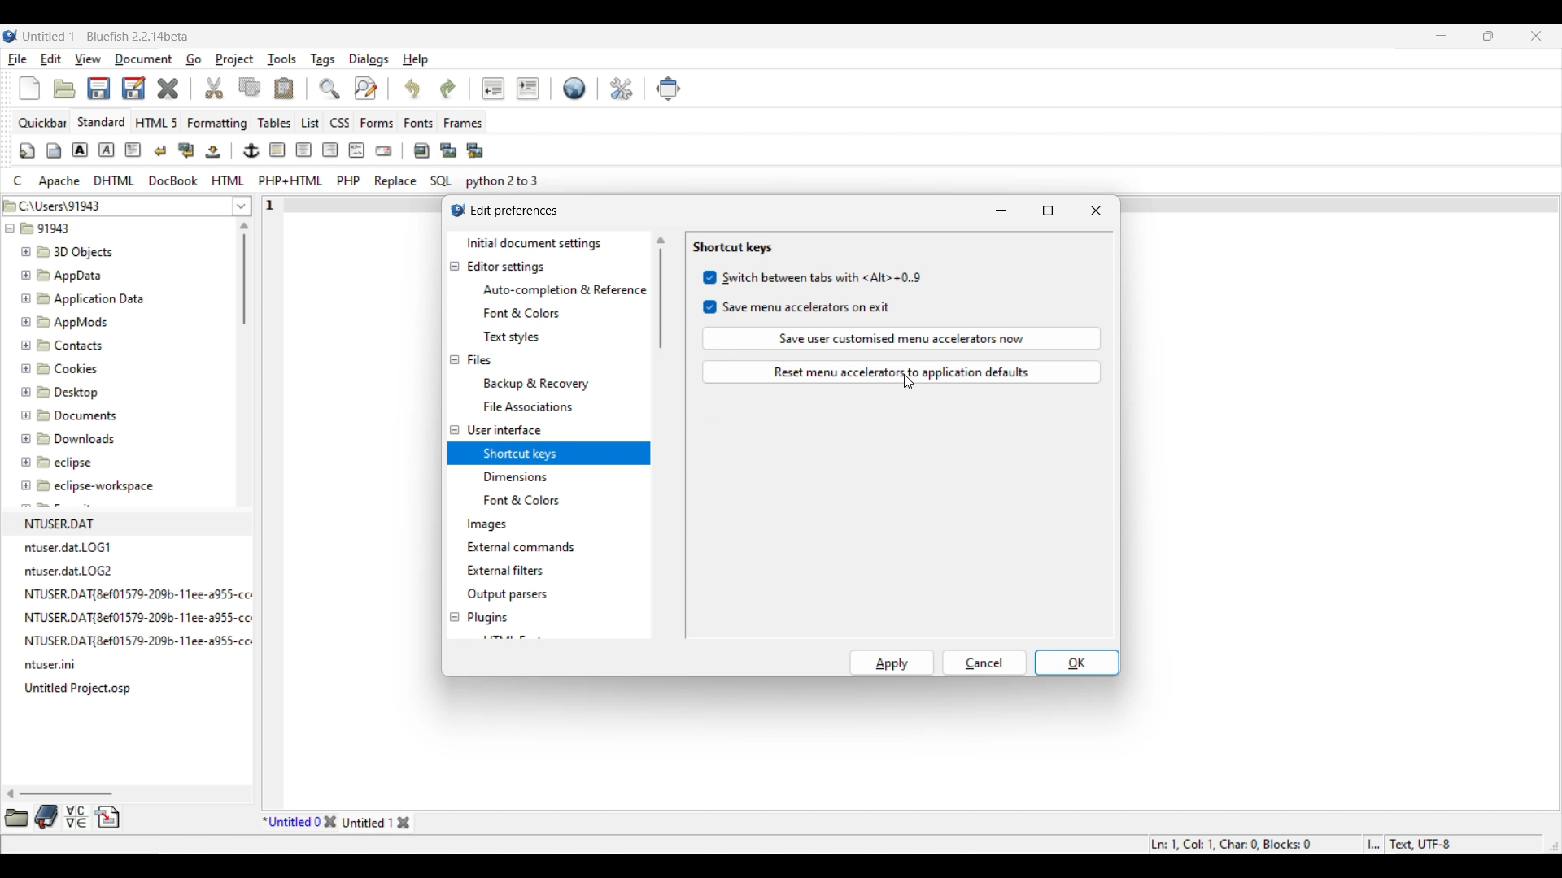  I want to click on 1, so click(273, 202).